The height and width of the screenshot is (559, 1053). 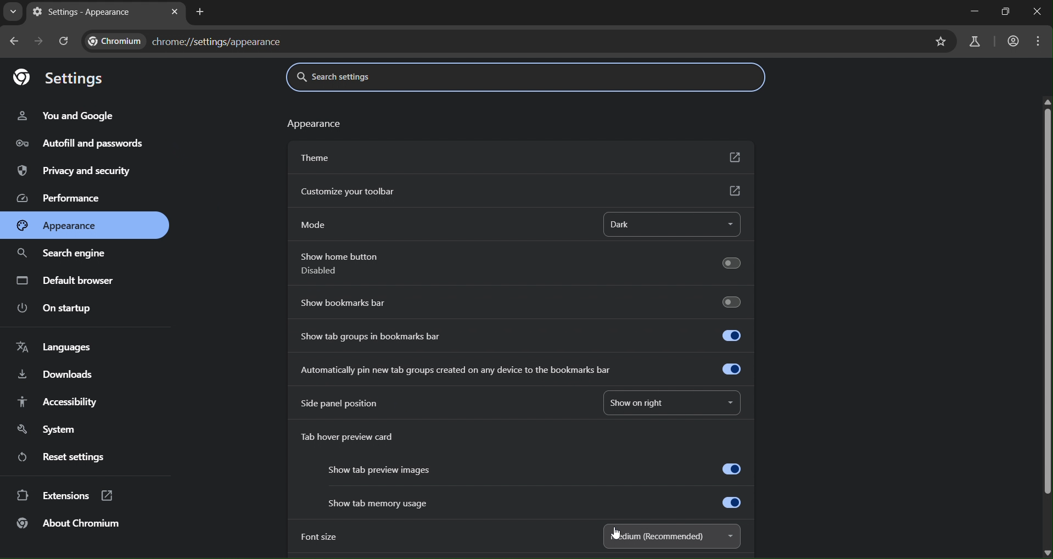 What do you see at coordinates (65, 77) in the screenshot?
I see `settings` at bounding box center [65, 77].